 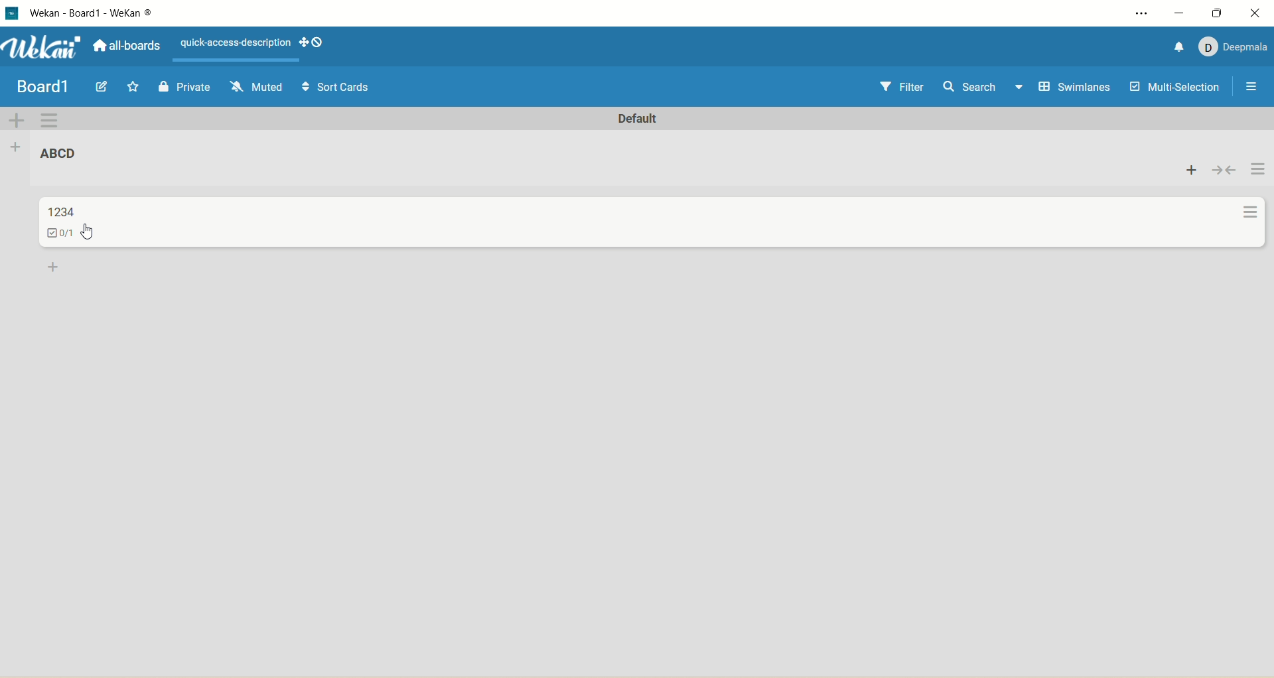 What do you see at coordinates (311, 42) in the screenshot?
I see `show-desktop-drag-handles` at bounding box center [311, 42].